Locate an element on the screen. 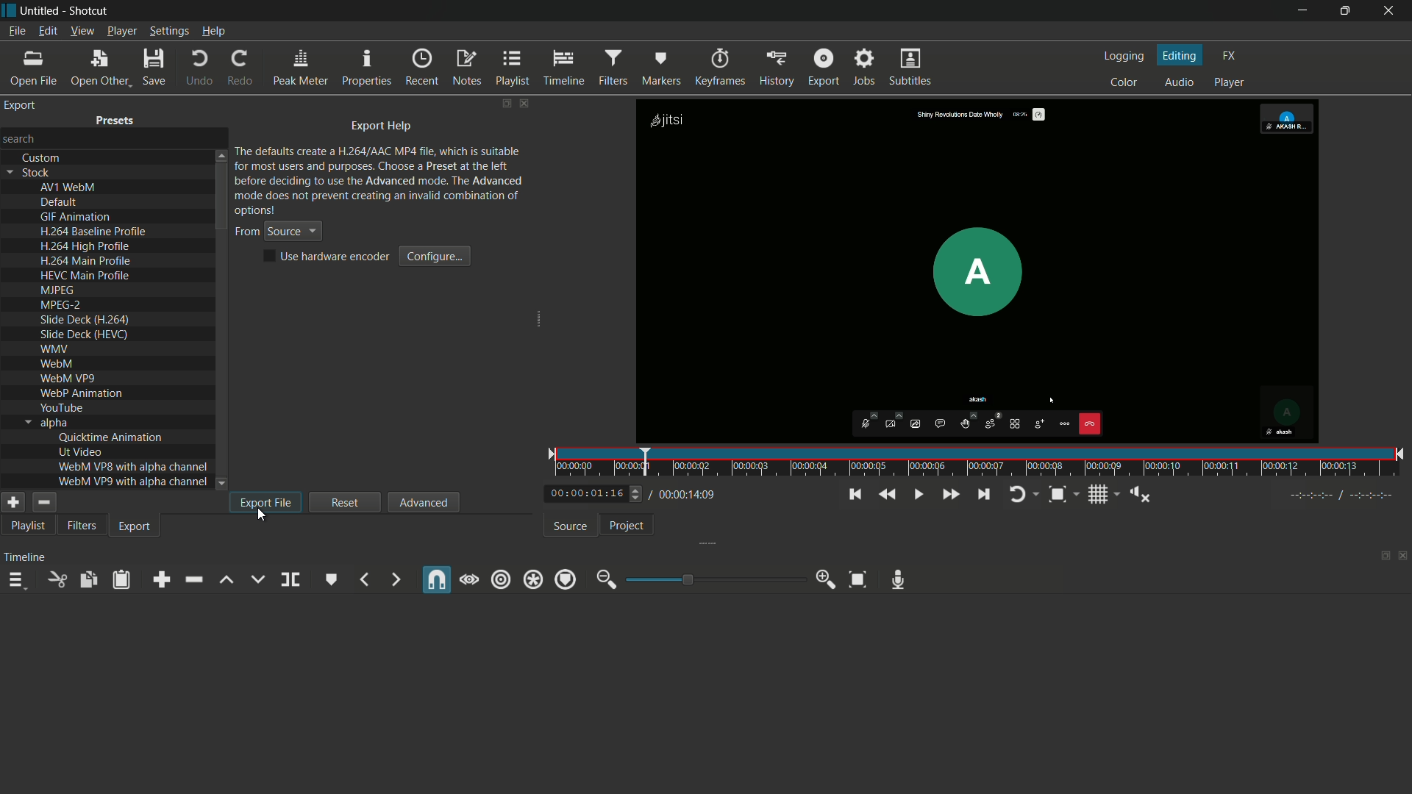 This screenshot has width=1412, height=794. save is located at coordinates (154, 68).